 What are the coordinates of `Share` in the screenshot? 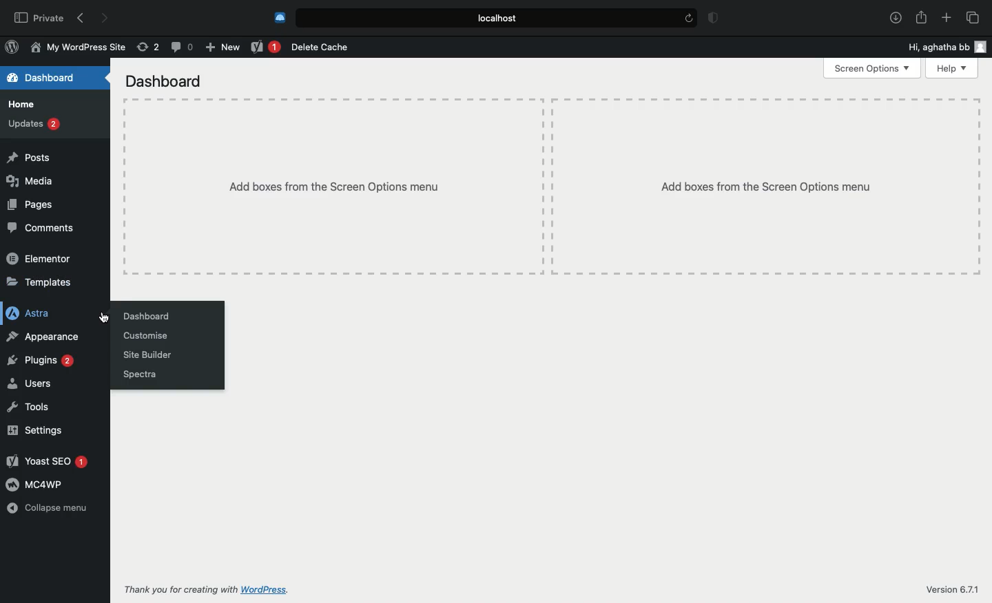 It's located at (922, 18).